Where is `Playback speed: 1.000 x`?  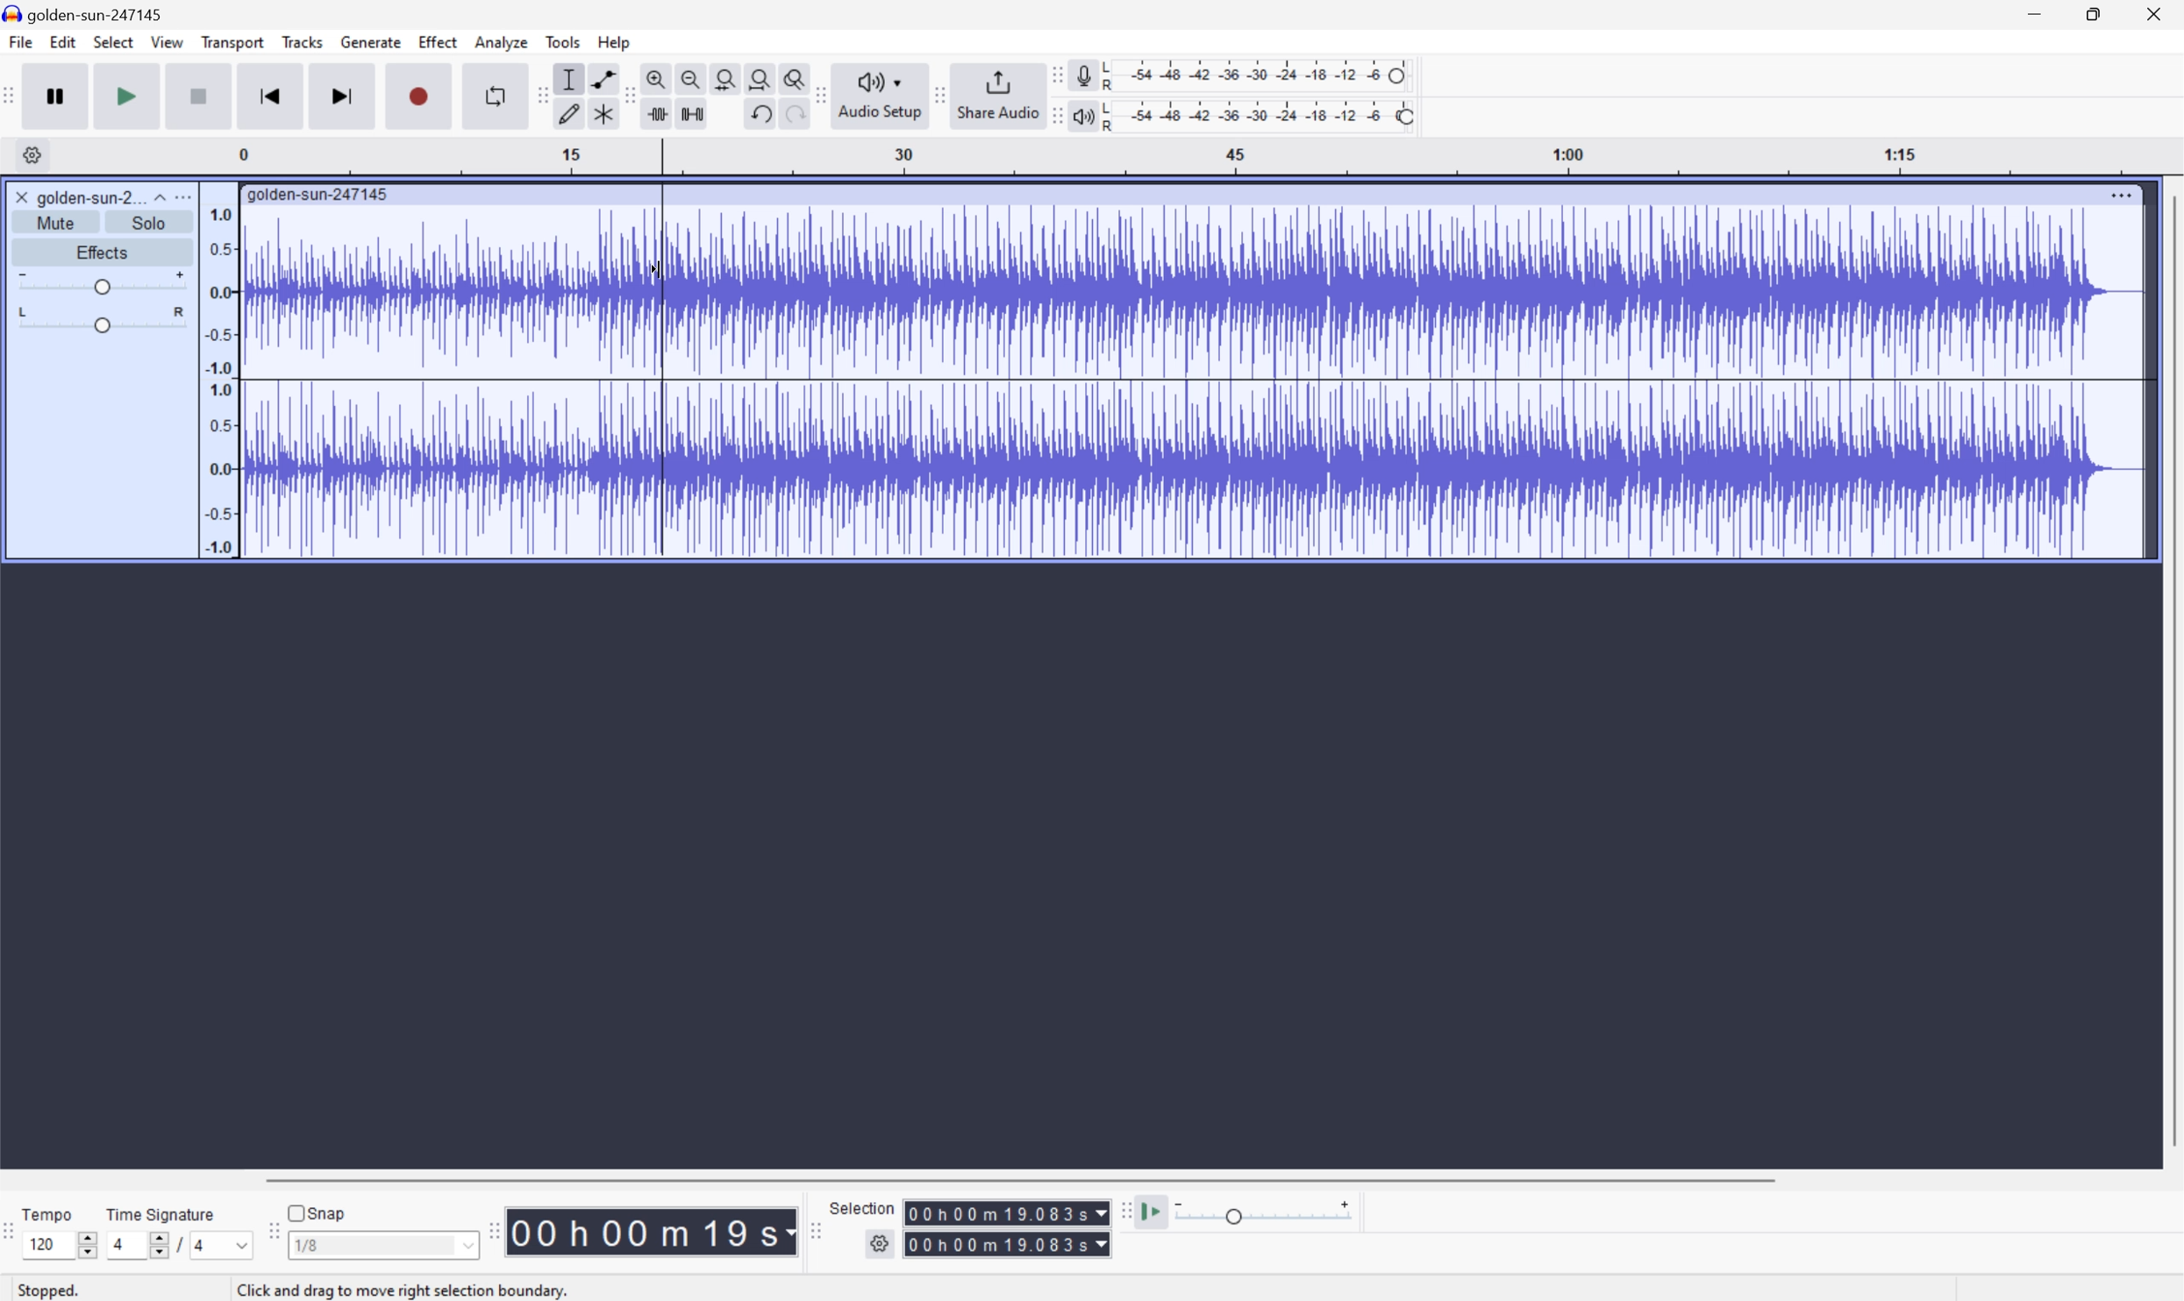
Playback speed: 1.000 x is located at coordinates (1267, 1212).